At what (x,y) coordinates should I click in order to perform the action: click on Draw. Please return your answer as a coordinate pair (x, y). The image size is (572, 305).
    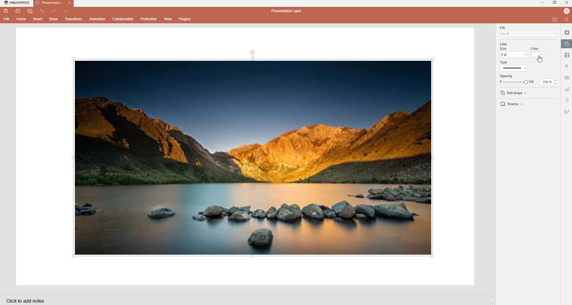
    Looking at the image, I should click on (54, 20).